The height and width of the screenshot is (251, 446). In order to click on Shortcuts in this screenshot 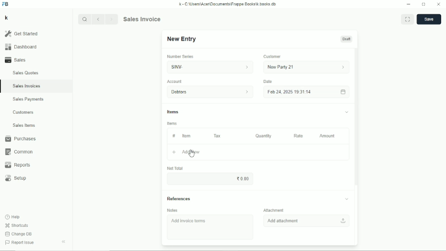, I will do `click(16, 225)`.